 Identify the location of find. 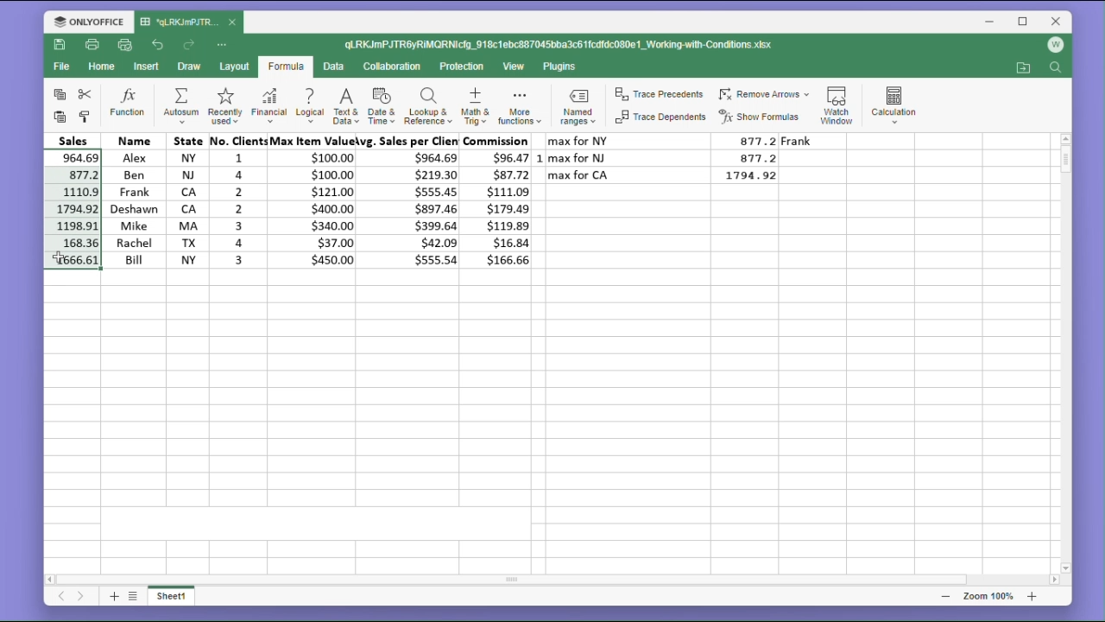
(1058, 69).